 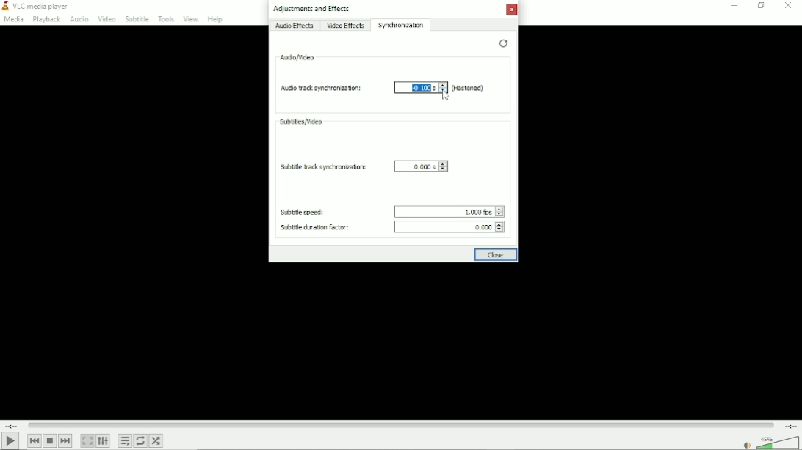 What do you see at coordinates (323, 167) in the screenshot?
I see `Subtitle track synchronization` at bounding box center [323, 167].